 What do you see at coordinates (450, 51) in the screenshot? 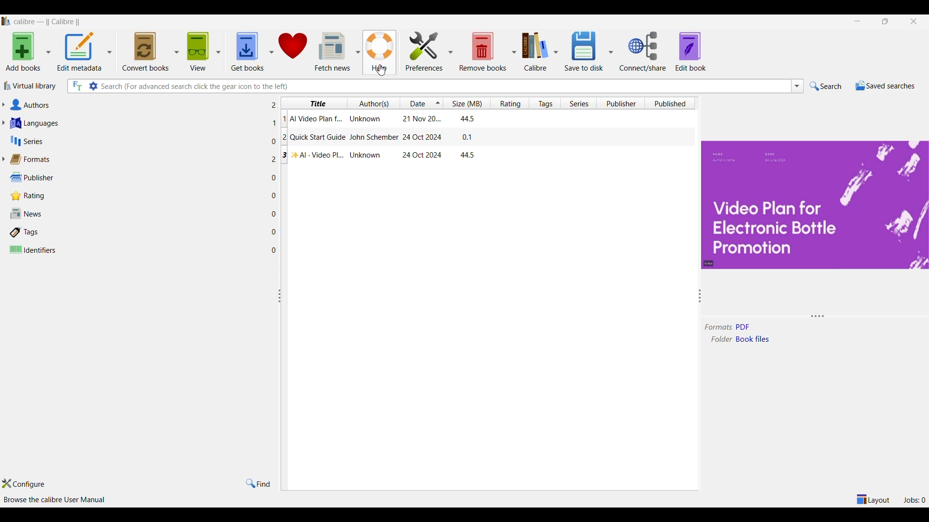
I see `Preferences options` at bounding box center [450, 51].